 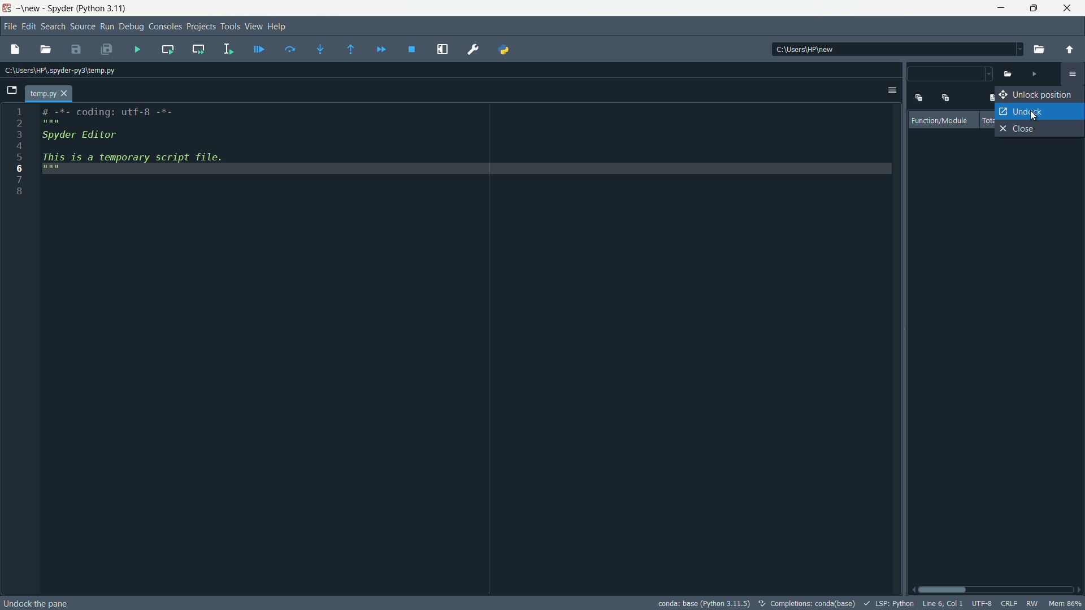 I want to click on app icon, so click(x=8, y=8).